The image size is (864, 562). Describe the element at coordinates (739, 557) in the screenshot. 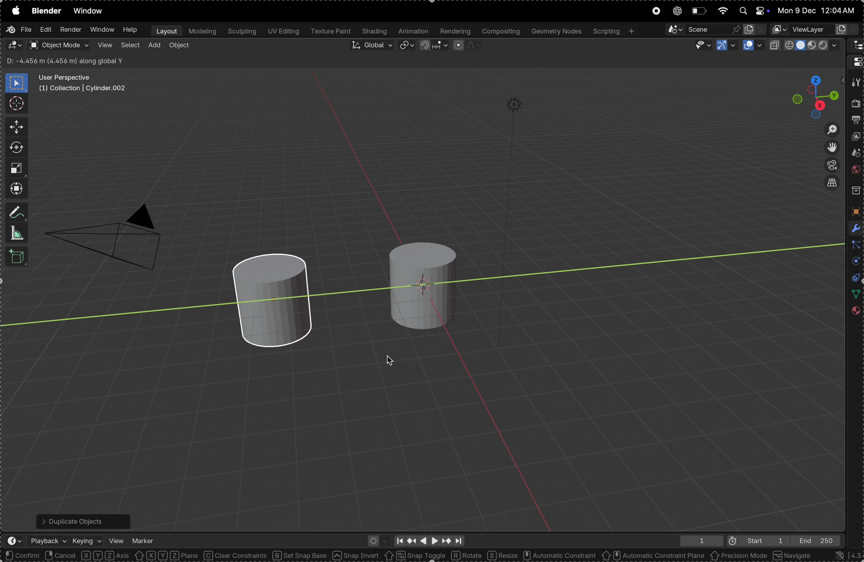

I see `precision mode` at that location.